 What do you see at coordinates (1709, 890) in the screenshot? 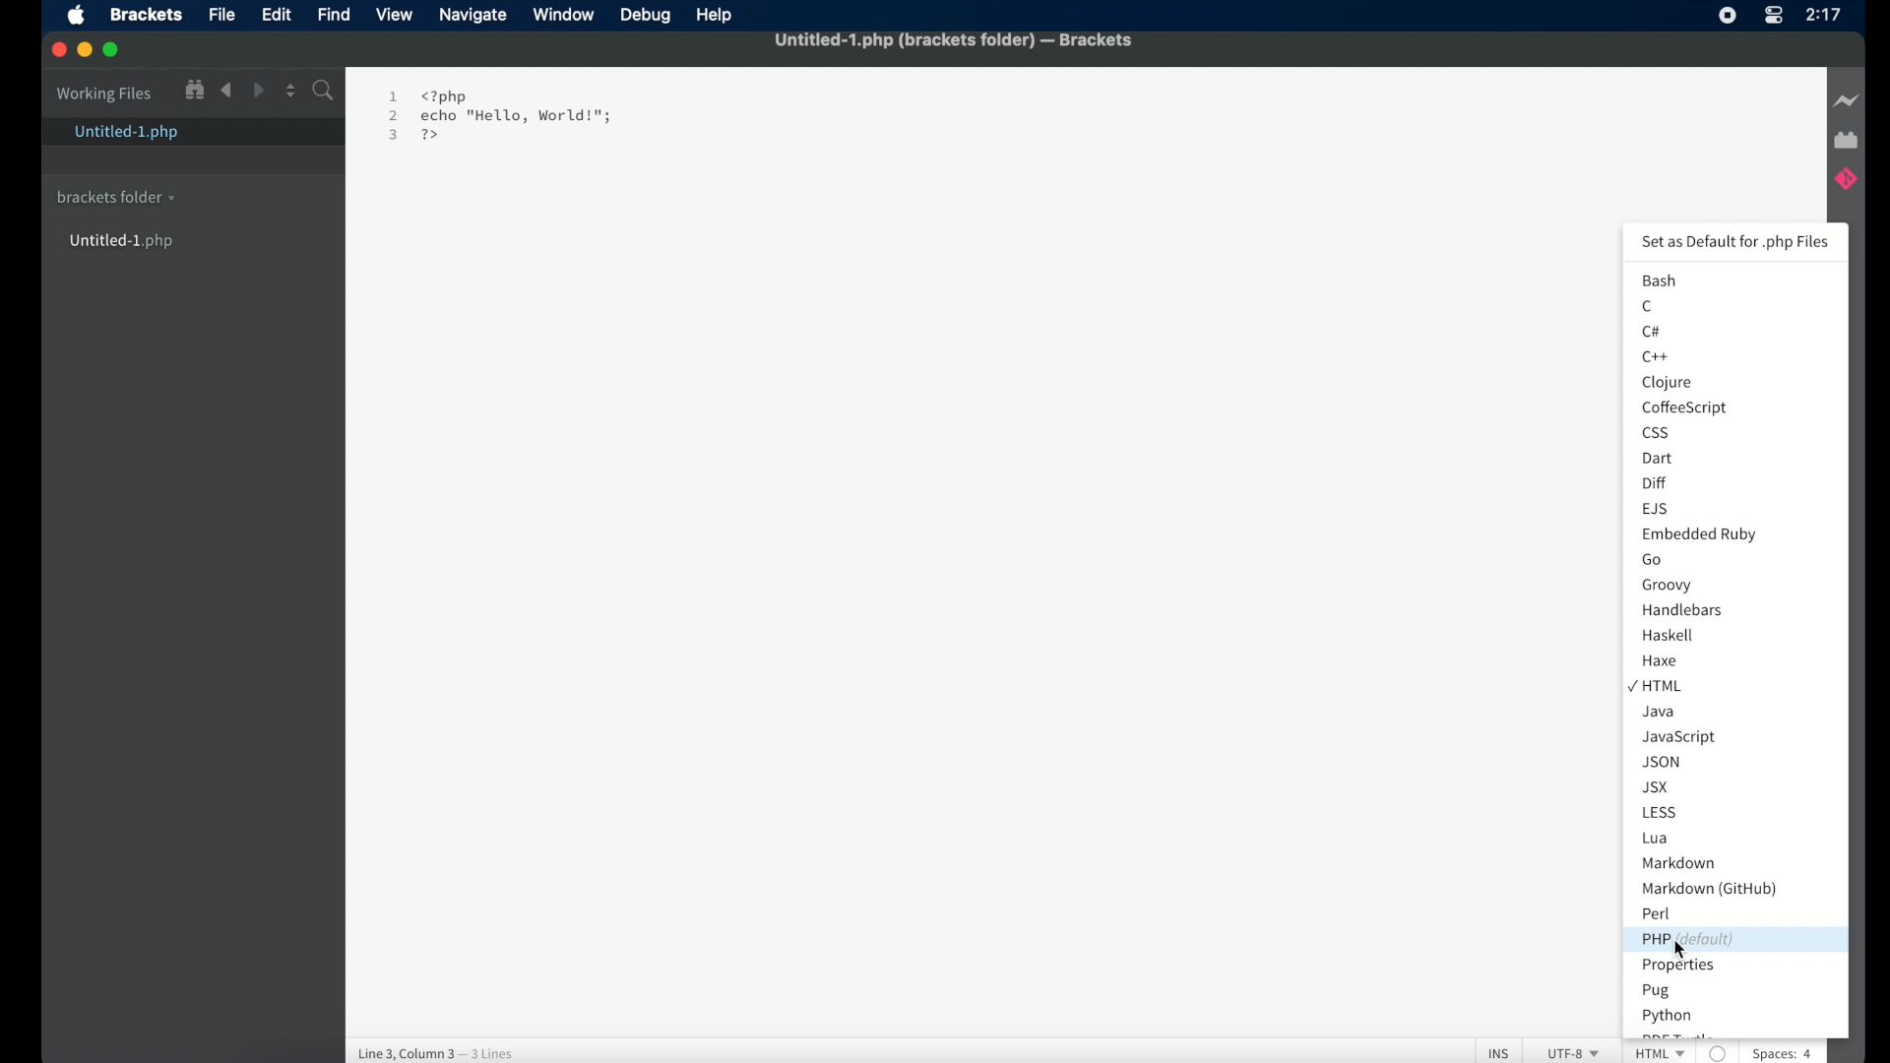
I see `markdown (GitHub)` at bounding box center [1709, 890].